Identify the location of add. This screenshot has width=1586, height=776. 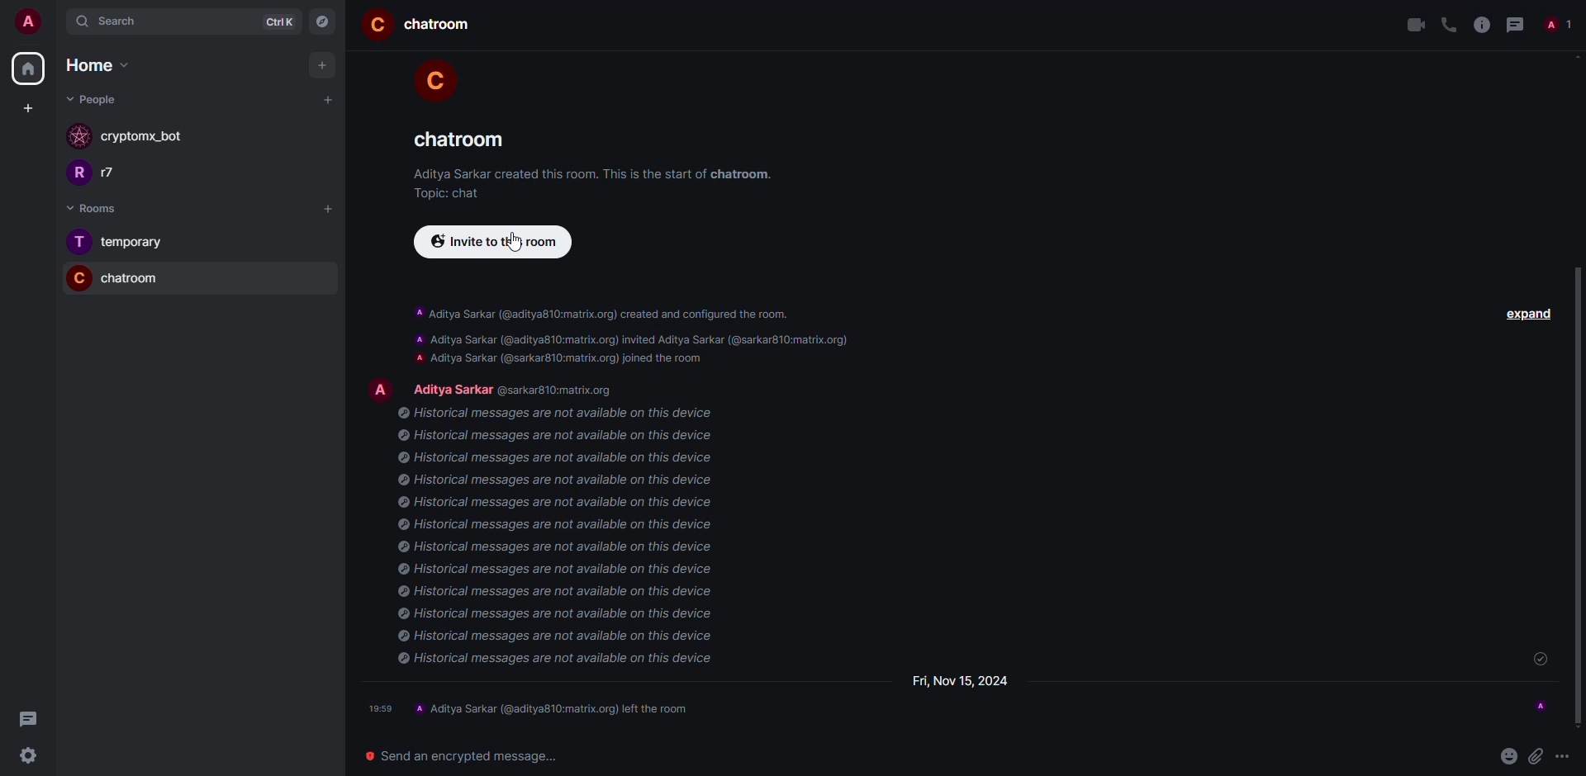
(330, 99).